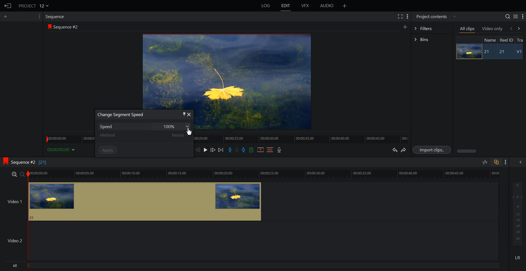 Image resolution: width=526 pixels, height=271 pixels. I want to click on Clear all marks, so click(237, 150).